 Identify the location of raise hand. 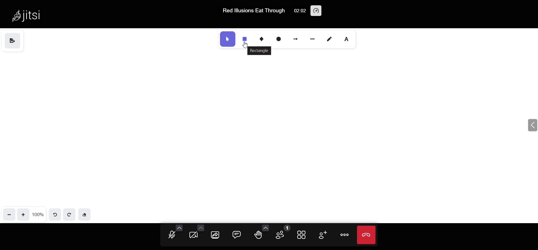
(258, 235).